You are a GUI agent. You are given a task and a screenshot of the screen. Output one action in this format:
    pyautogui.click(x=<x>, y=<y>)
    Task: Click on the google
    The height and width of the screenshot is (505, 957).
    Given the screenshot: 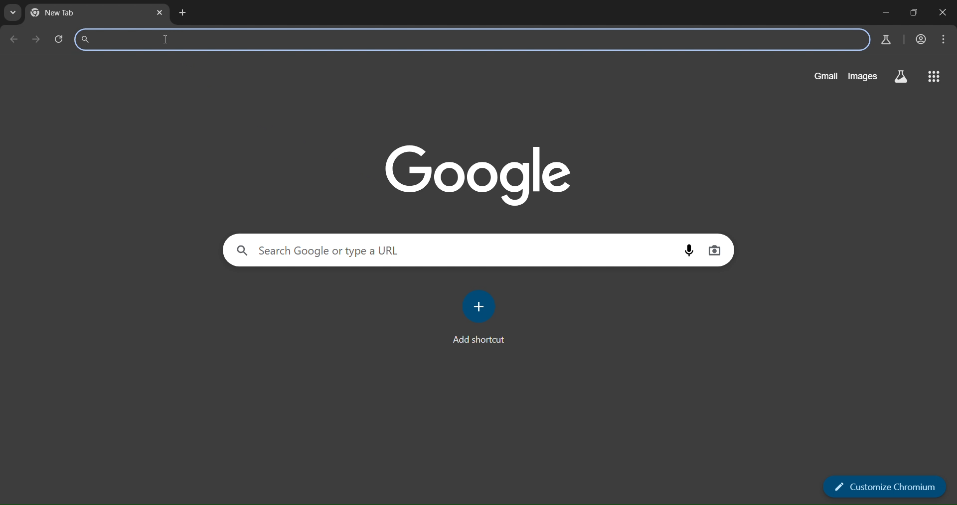 What is the action you would take?
    pyautogui.click(x=478, y=173)
    